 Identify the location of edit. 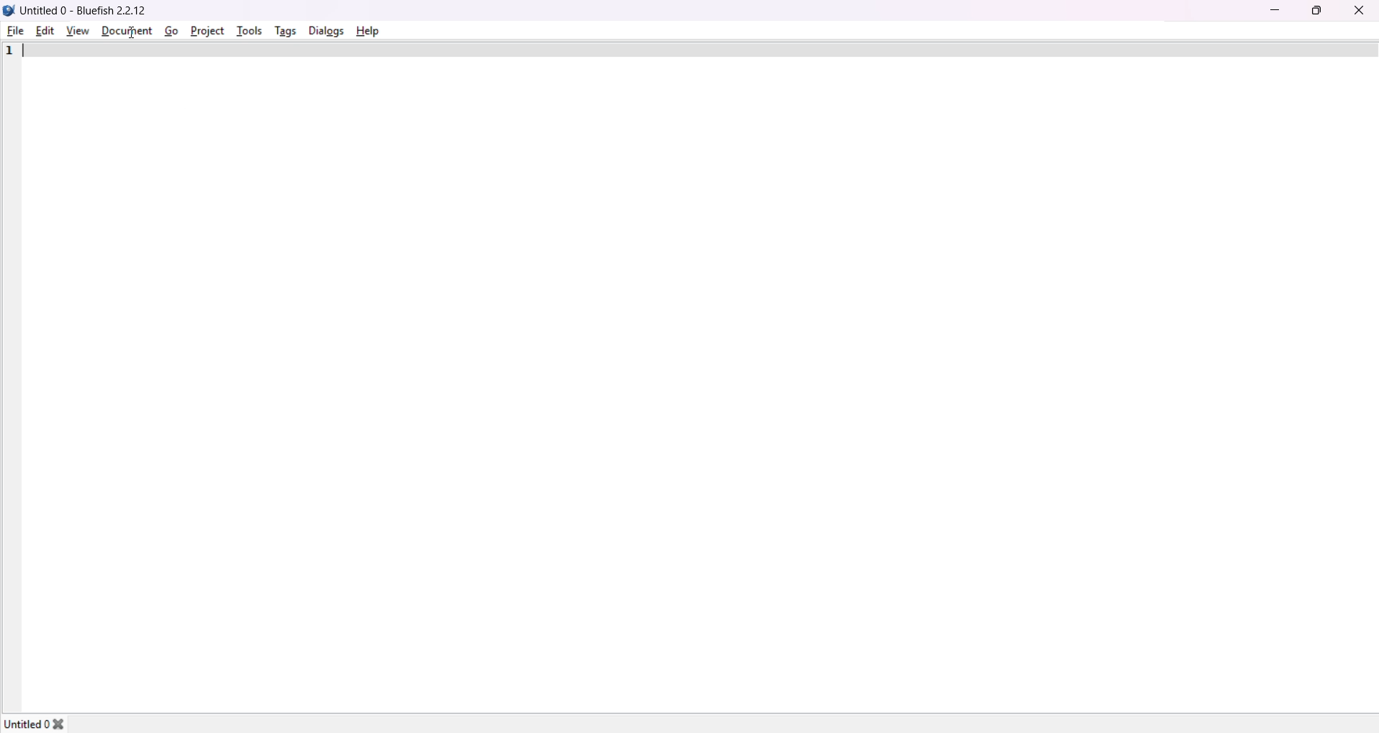
(45, 30).